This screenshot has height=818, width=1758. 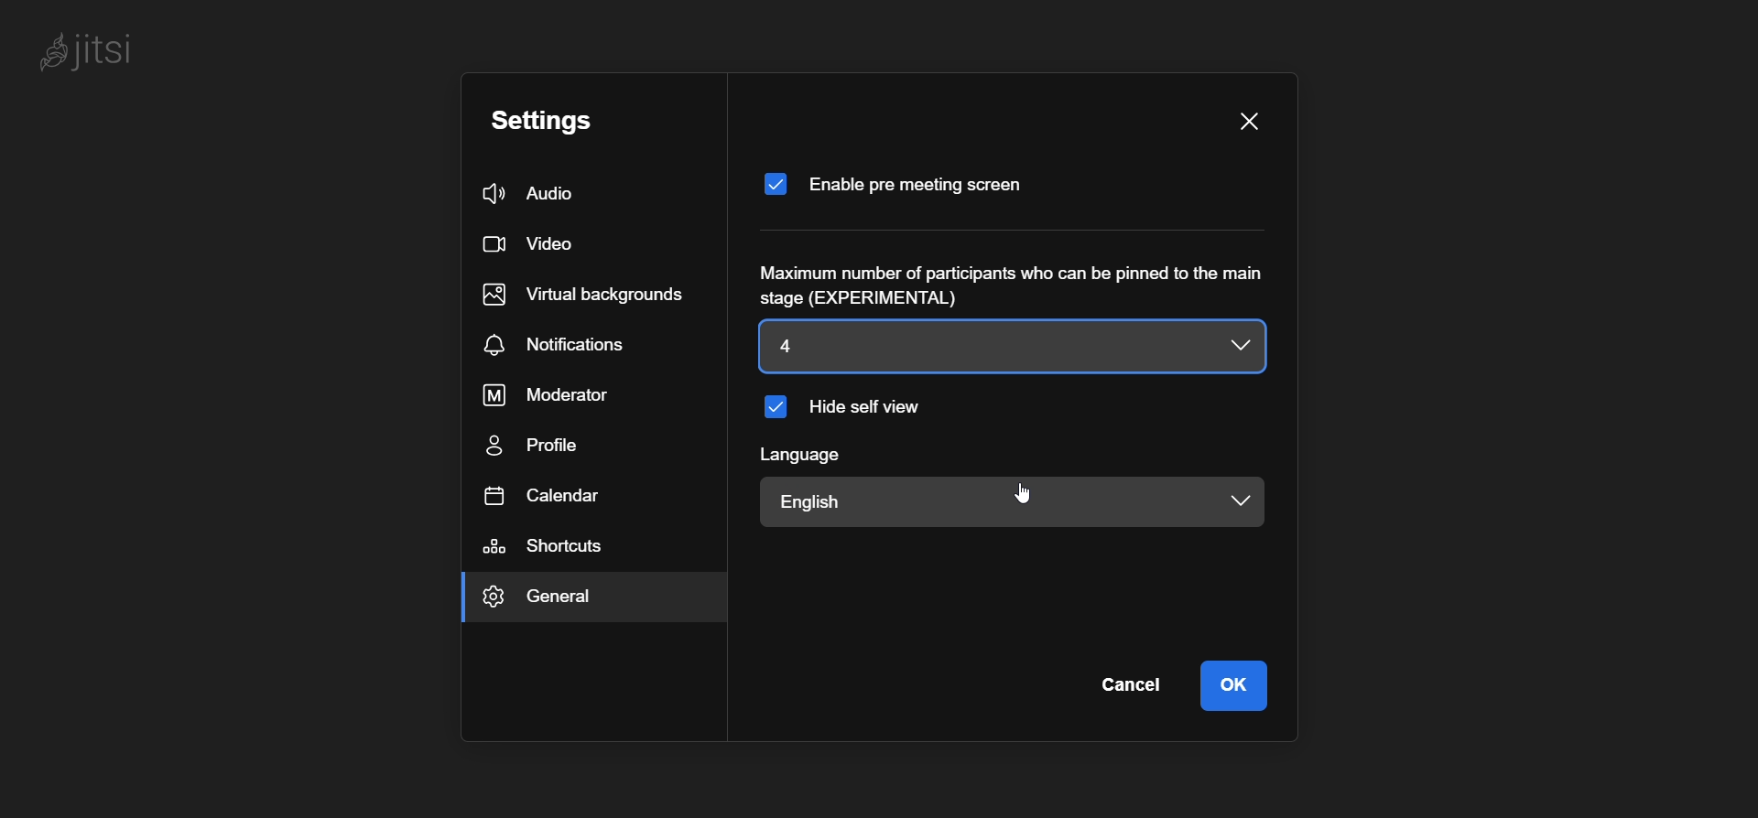 I want to click on calendar, so click(x=543, y=494).